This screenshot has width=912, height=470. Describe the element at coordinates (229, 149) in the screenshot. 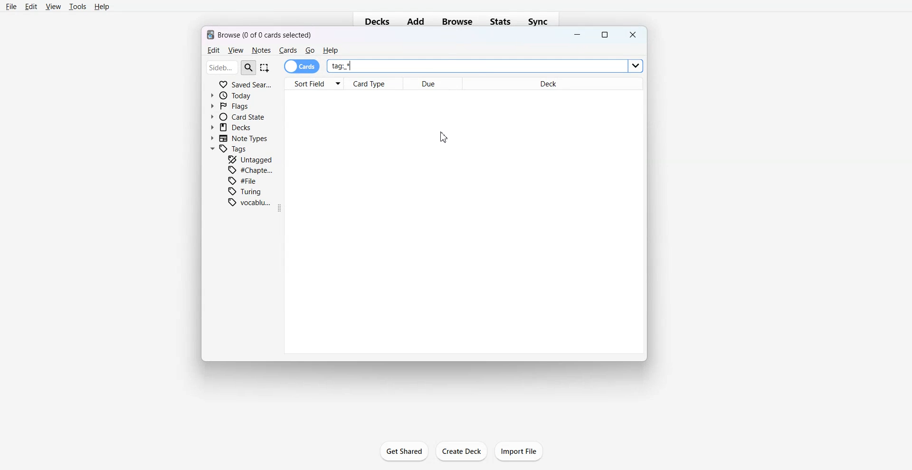

I see `Tags` at that location.